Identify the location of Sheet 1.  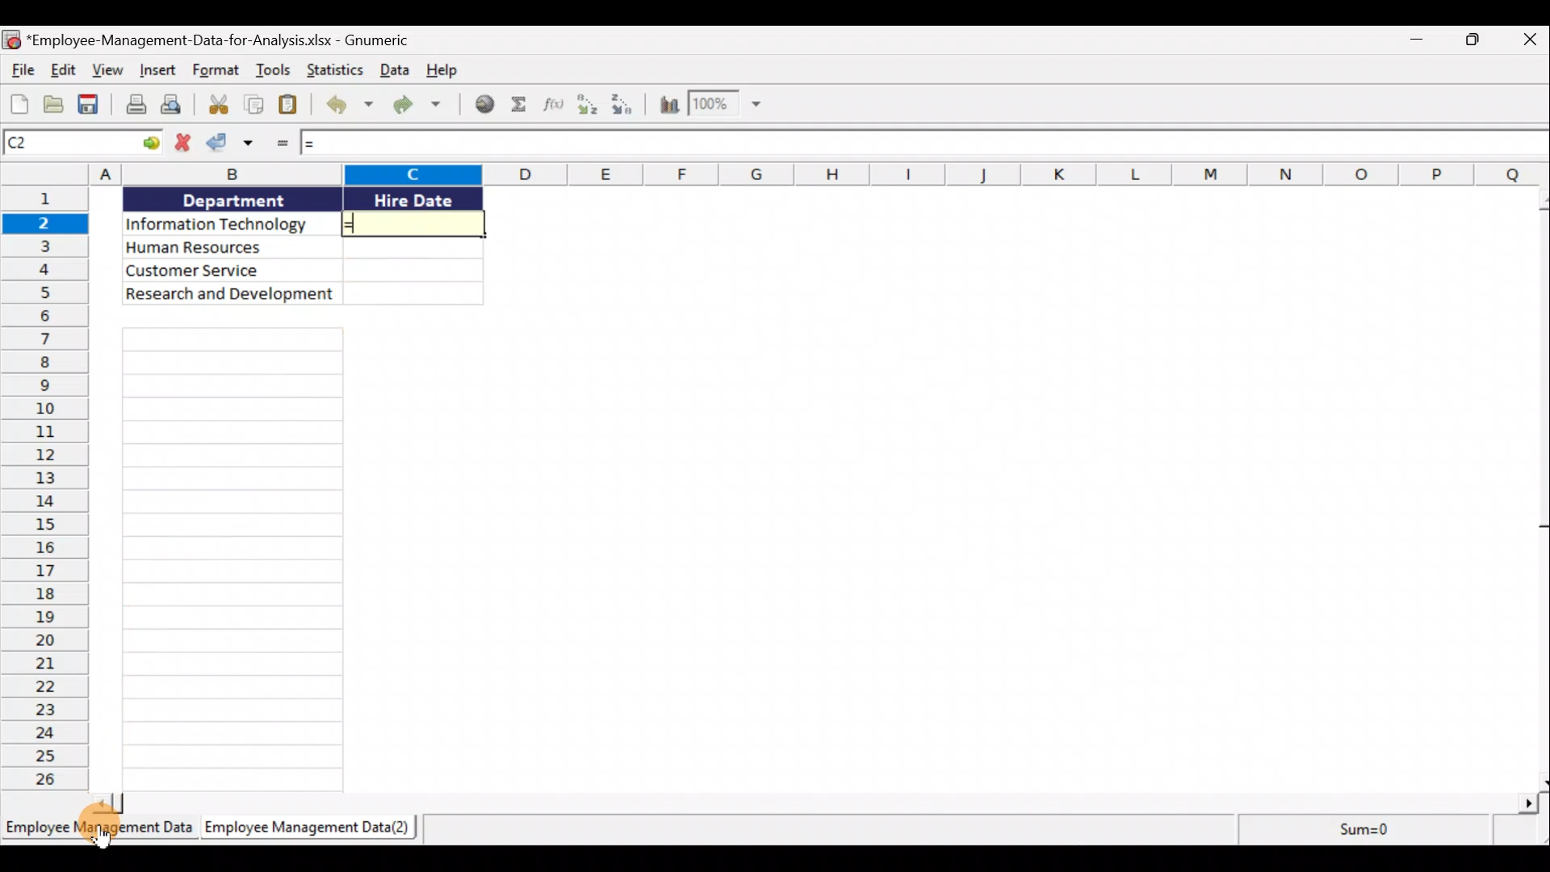
(98, 832).